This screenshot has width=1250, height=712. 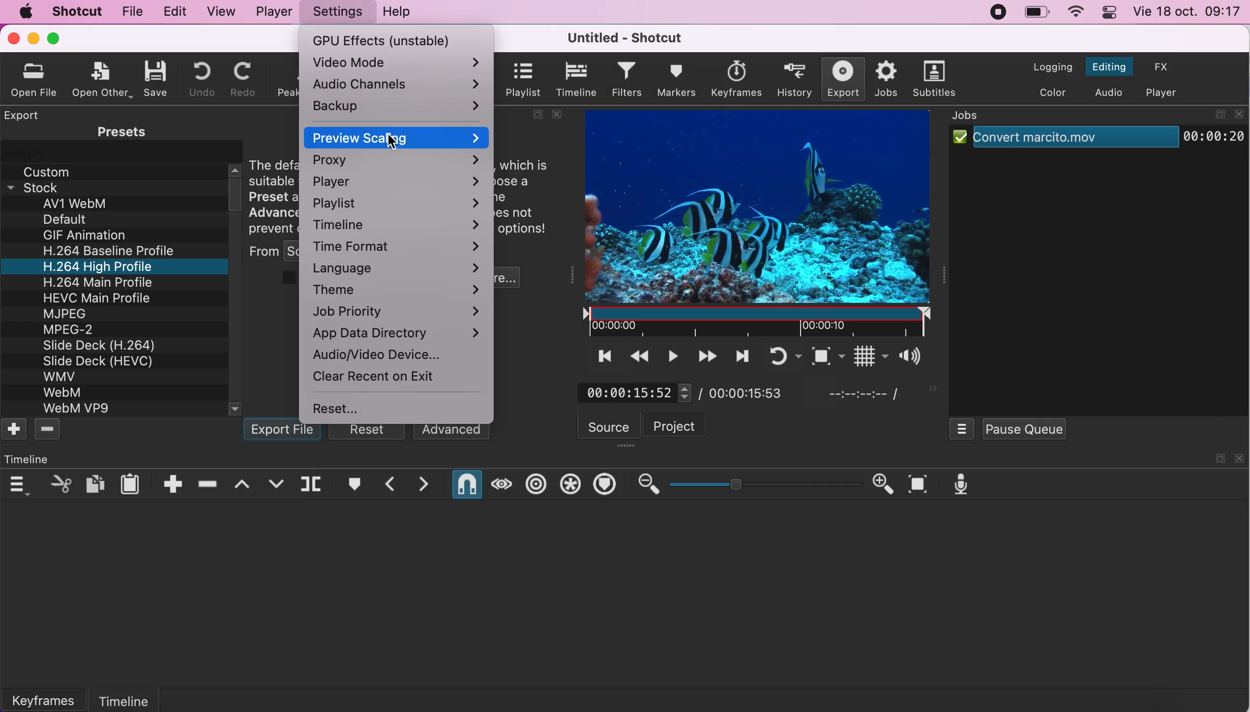 I want to click on switch to the editing layout, so click(x=1108, y=68).